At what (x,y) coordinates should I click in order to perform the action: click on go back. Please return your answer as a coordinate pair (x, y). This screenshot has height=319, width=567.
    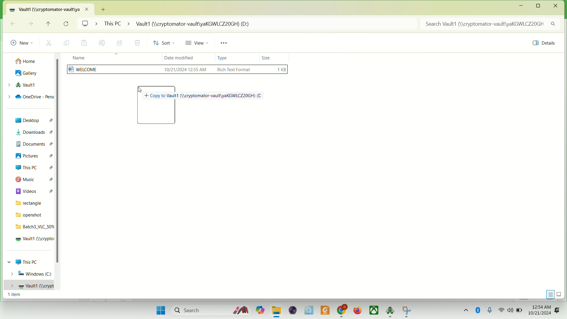
    Looking at the image, I should click on (13, 23).